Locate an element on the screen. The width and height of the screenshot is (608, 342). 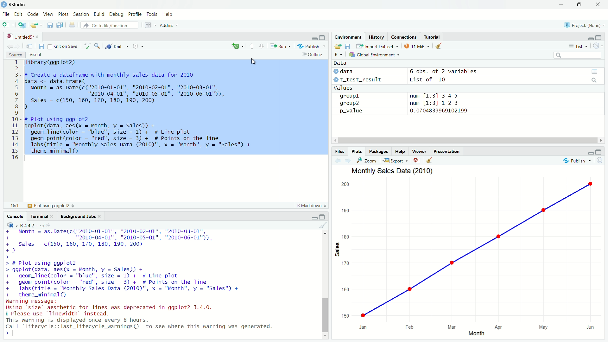
List + is located at coordinates (577, 46).